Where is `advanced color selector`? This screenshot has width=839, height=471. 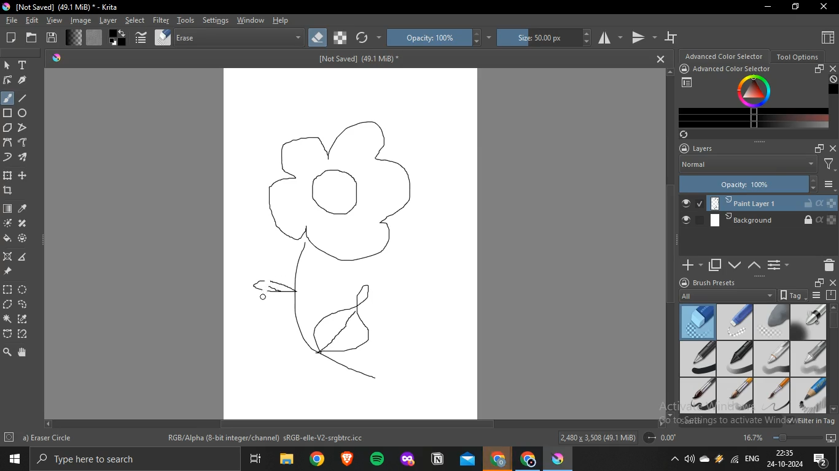
advanced color selector is located at coordinates (725, 56).